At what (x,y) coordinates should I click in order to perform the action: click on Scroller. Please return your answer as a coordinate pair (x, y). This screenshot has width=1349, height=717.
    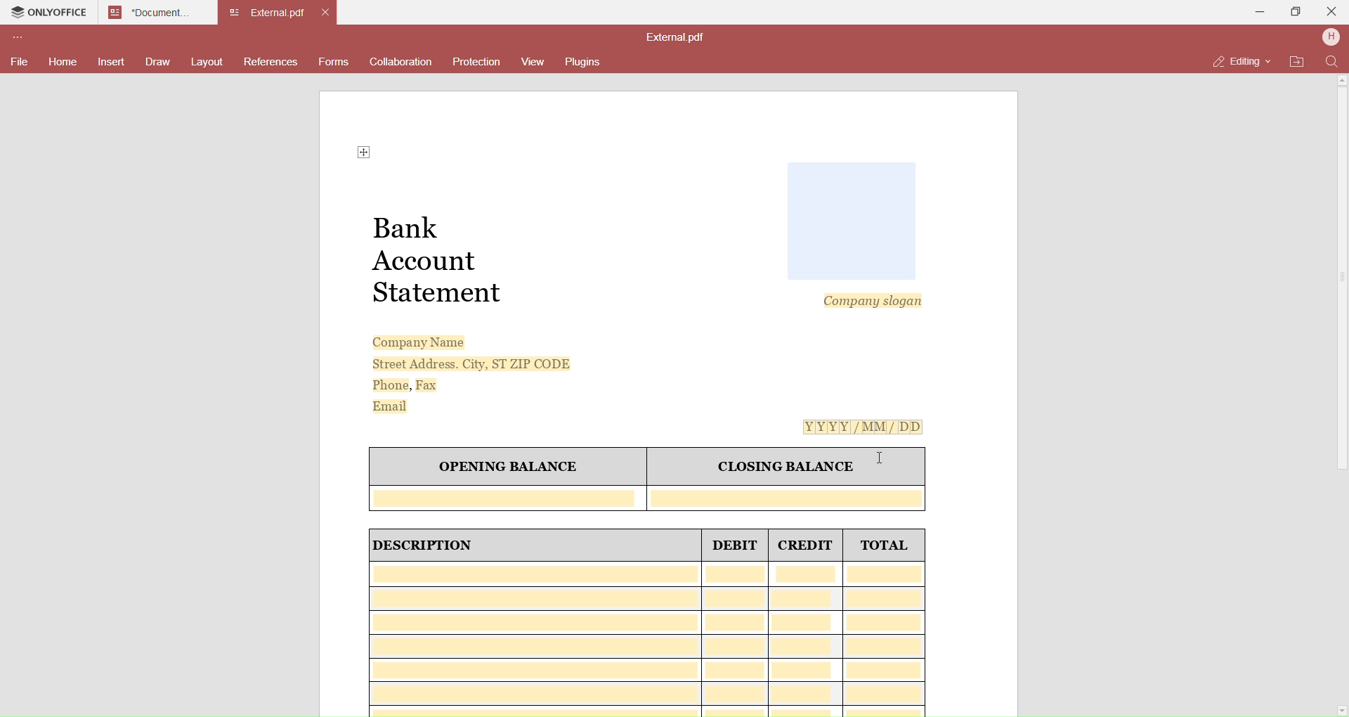
    Looking at the image, I should click on (1346, 397).